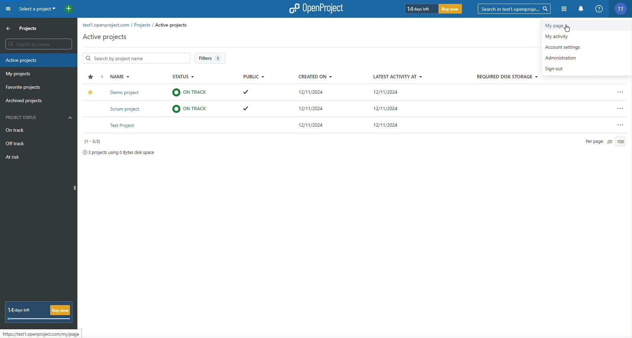  I want to click on Required Disk Storage, so click(504, 77).